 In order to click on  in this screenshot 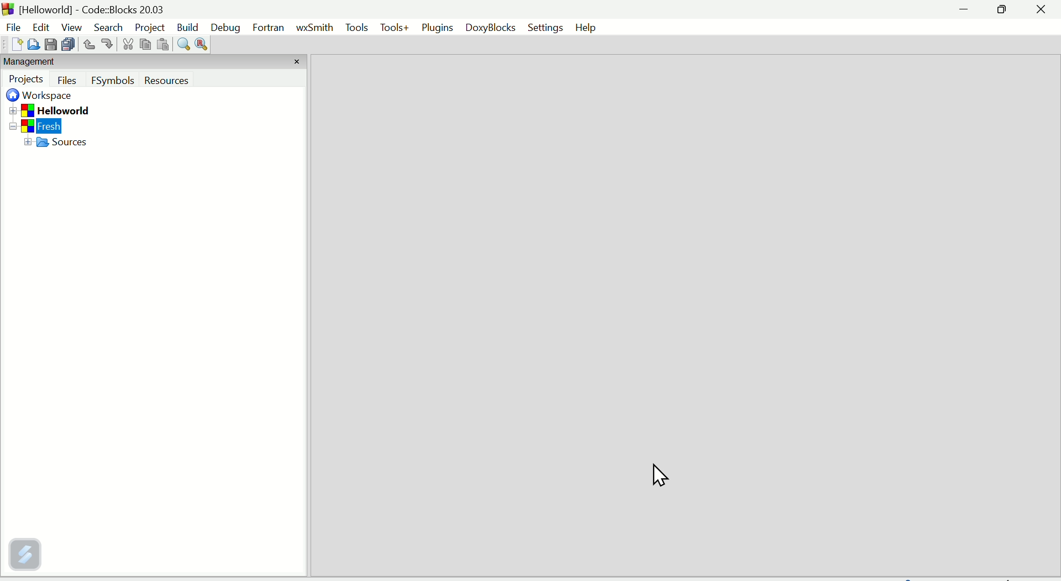, I will do `click(88, 44)`.